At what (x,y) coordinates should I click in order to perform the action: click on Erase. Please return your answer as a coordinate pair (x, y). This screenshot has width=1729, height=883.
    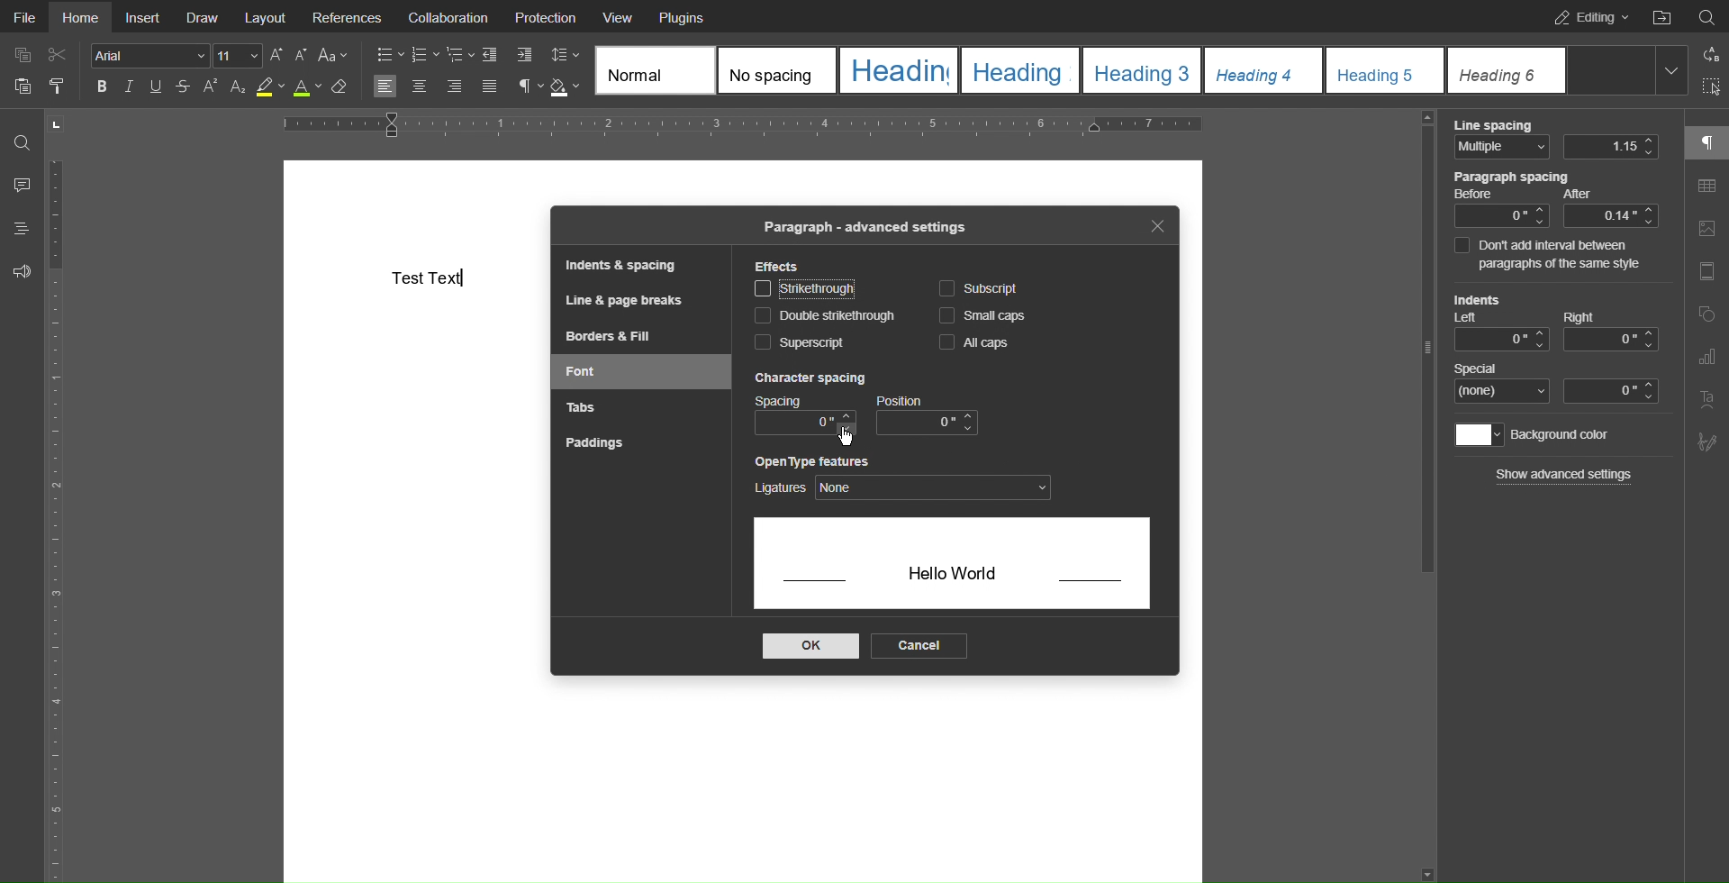
    Looking at the image, I should click on (339, 88).